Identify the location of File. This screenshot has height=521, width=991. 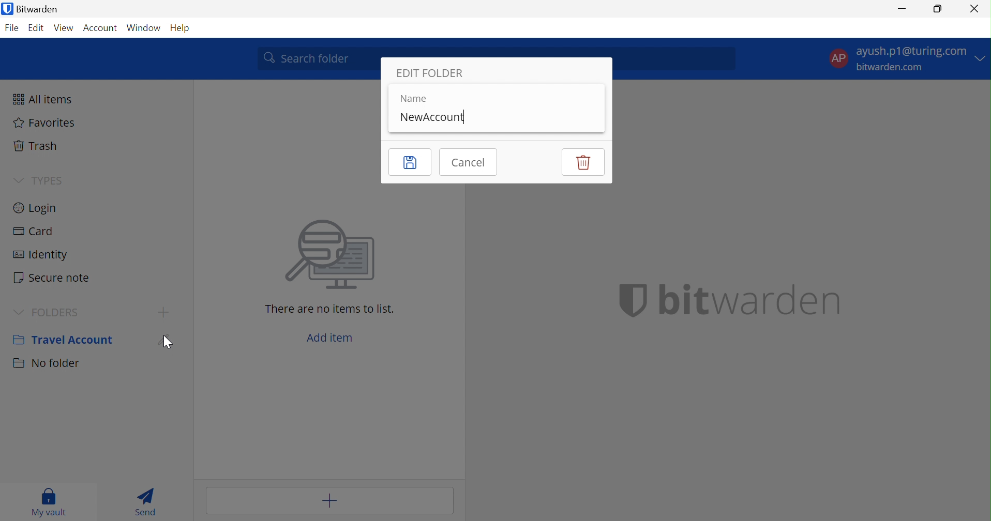
(13, 27).